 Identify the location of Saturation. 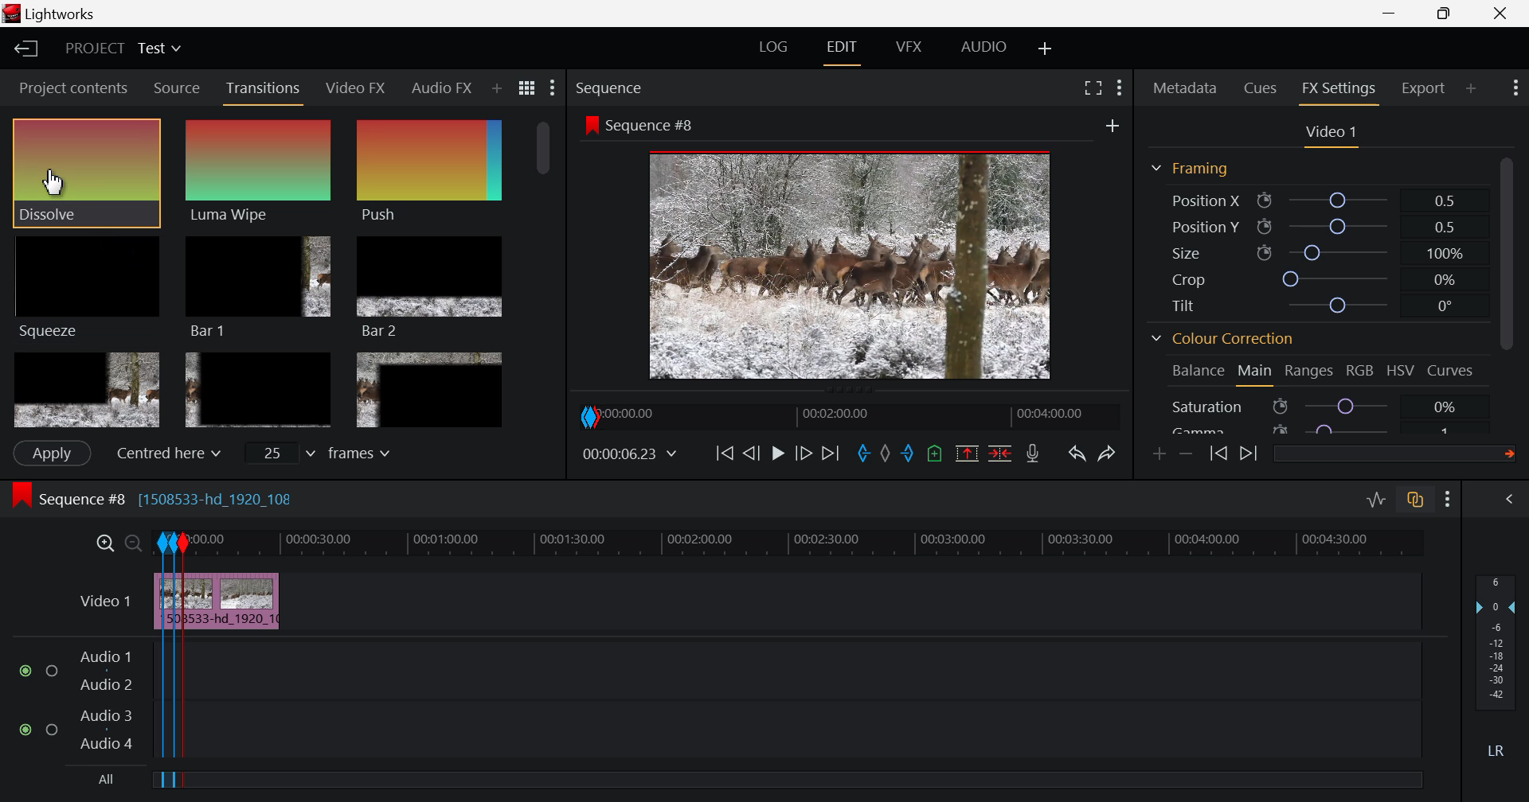
(1317, 406).